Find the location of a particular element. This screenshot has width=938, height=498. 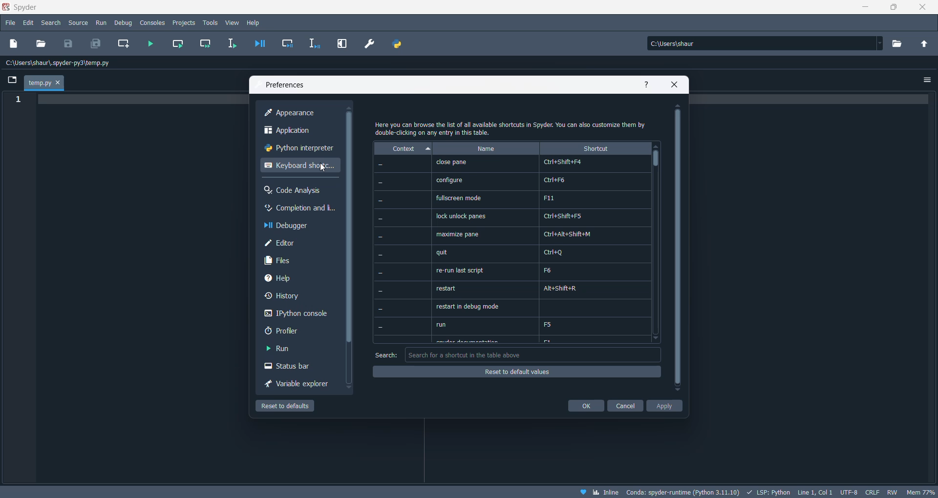

search box is located at coordinates (533, 355).